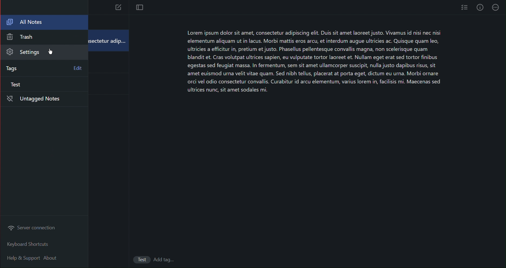 The width and height of the screenshot is (506, 268). What do you see at coordinates (51, 258) in the screenshot?
I see `About` at bounding box center [51, 258].